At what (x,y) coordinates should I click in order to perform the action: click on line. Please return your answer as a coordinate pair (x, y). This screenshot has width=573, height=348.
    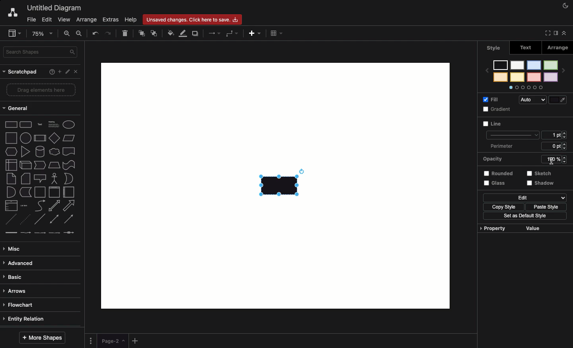
    Looking at the image, I should click on (512, 134).